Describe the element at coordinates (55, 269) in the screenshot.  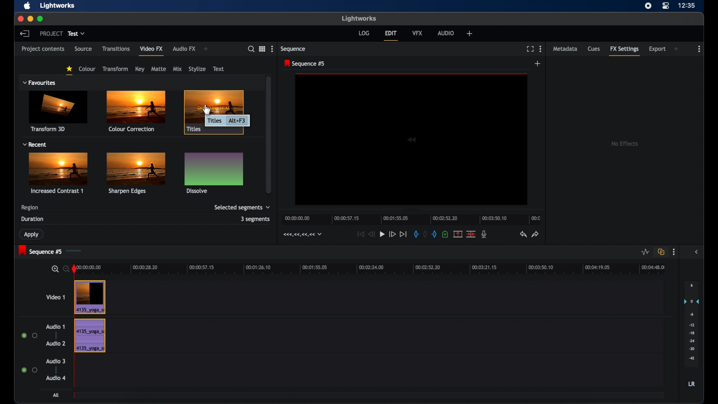
I see `zoom in` at that location.